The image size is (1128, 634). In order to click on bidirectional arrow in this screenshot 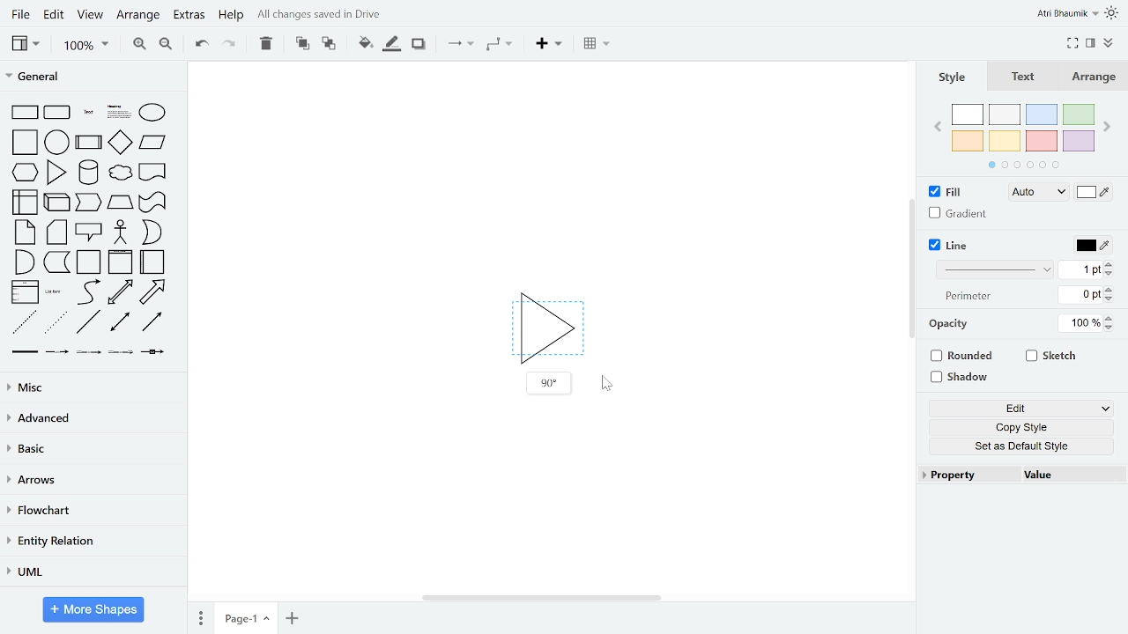, I will do `click(120, 292)`.